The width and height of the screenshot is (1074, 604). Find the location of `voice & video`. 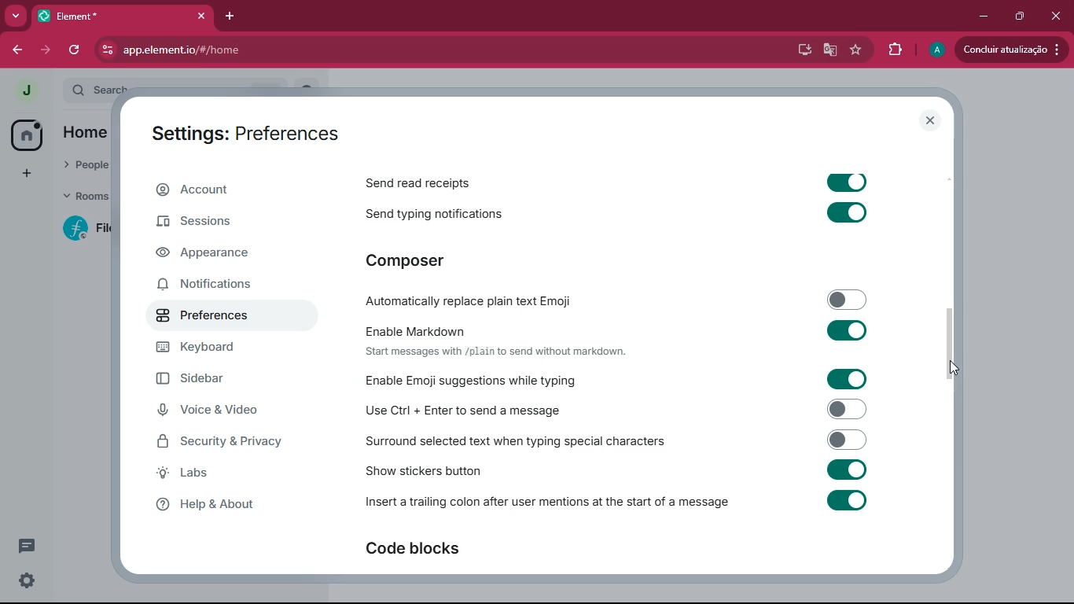

voice & video is located at coordinates (217, 411).